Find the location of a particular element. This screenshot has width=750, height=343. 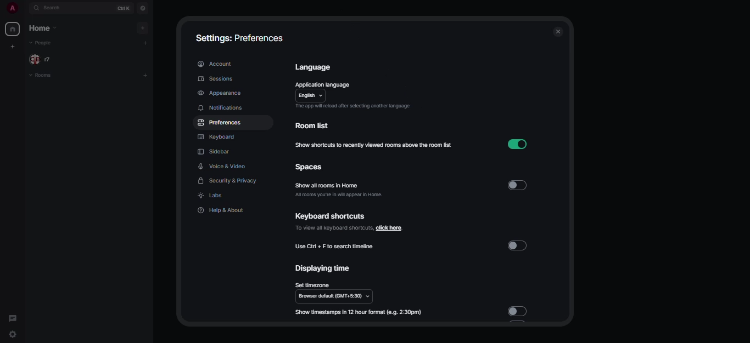

create myspace is located at coordinates (14, 47).